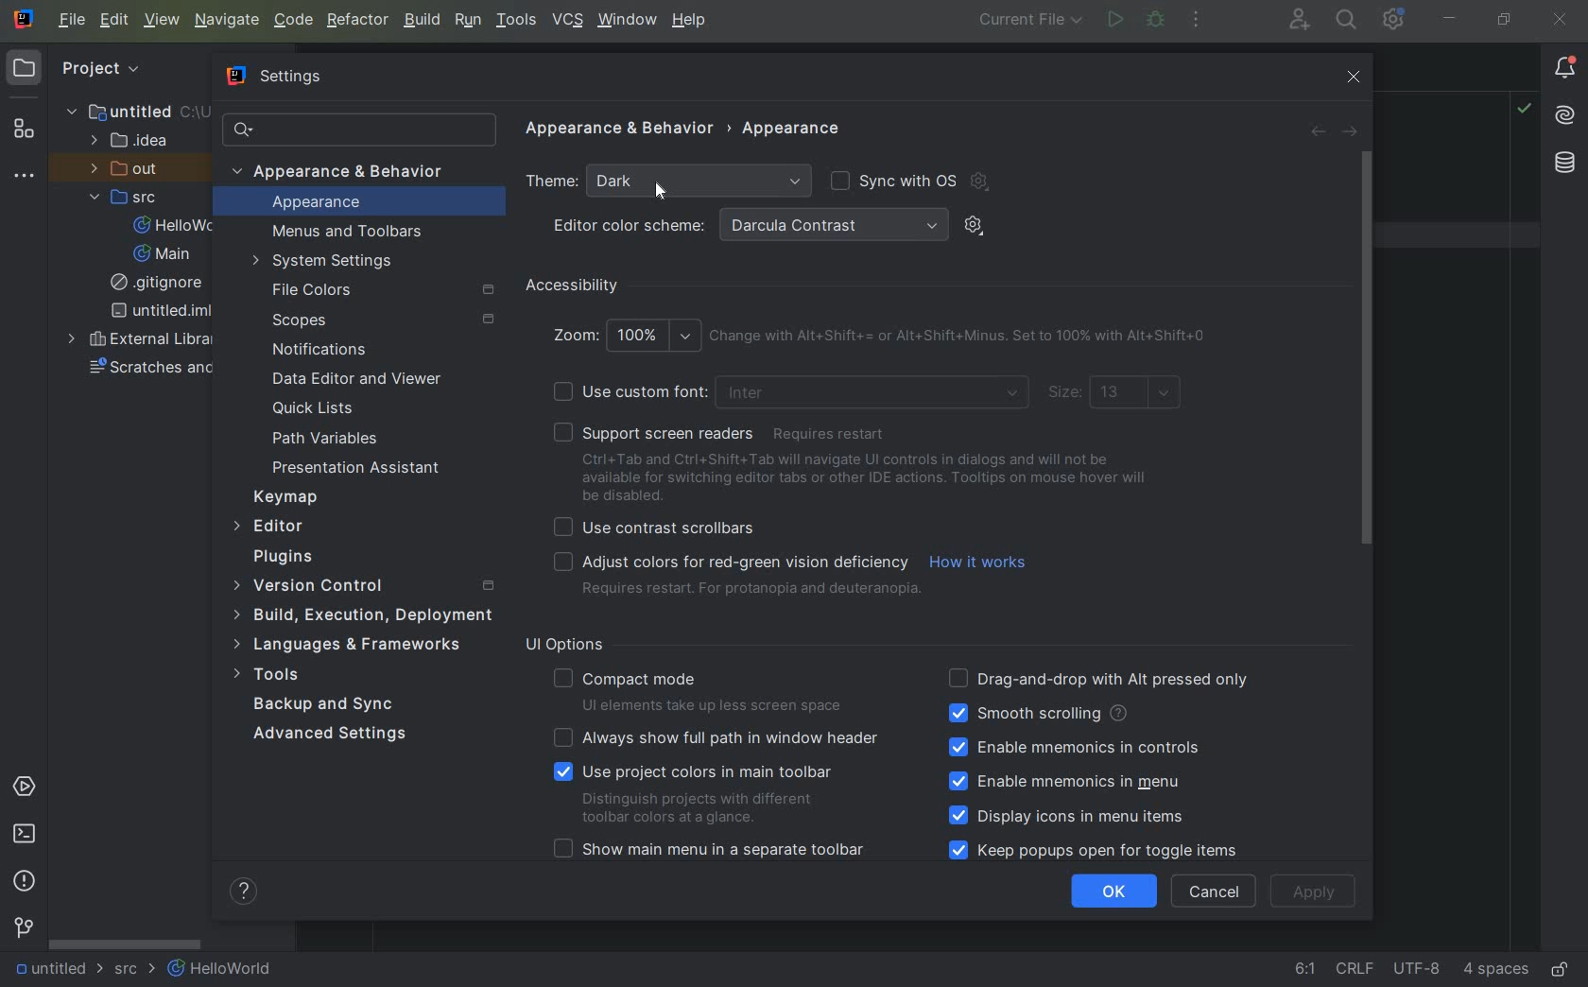 The height and width of the screenshot is (987, 1588). Describe the element at coordinates (1198, 22) in the screenshot. I see `MORE ACTIONS` at that location.